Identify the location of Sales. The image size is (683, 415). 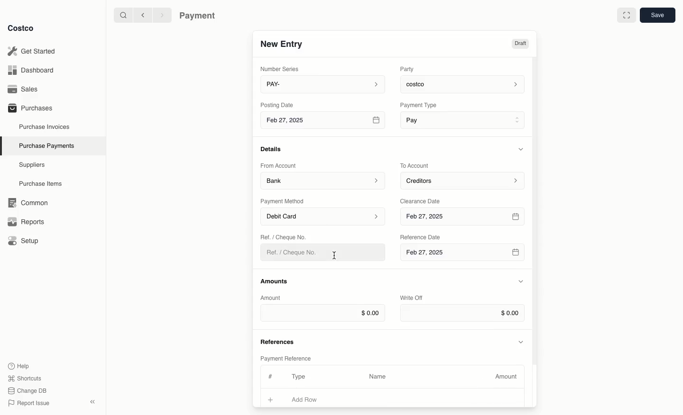
(26, 89).